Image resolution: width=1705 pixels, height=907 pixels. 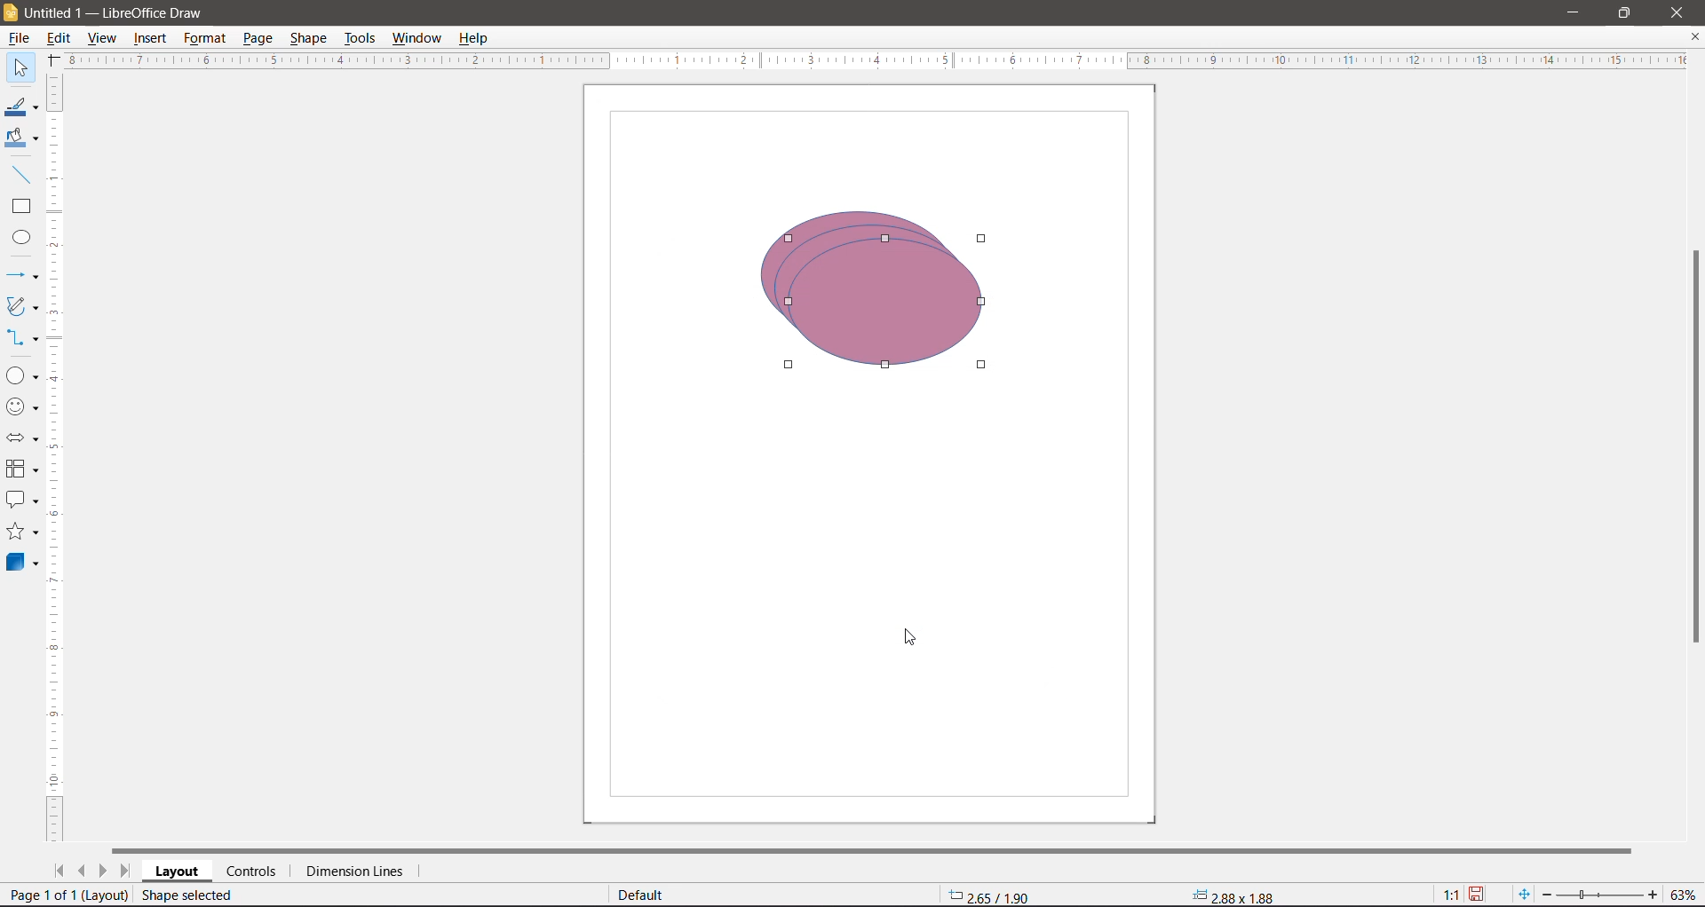 I want to click on Default, so click(x=643, y=895).